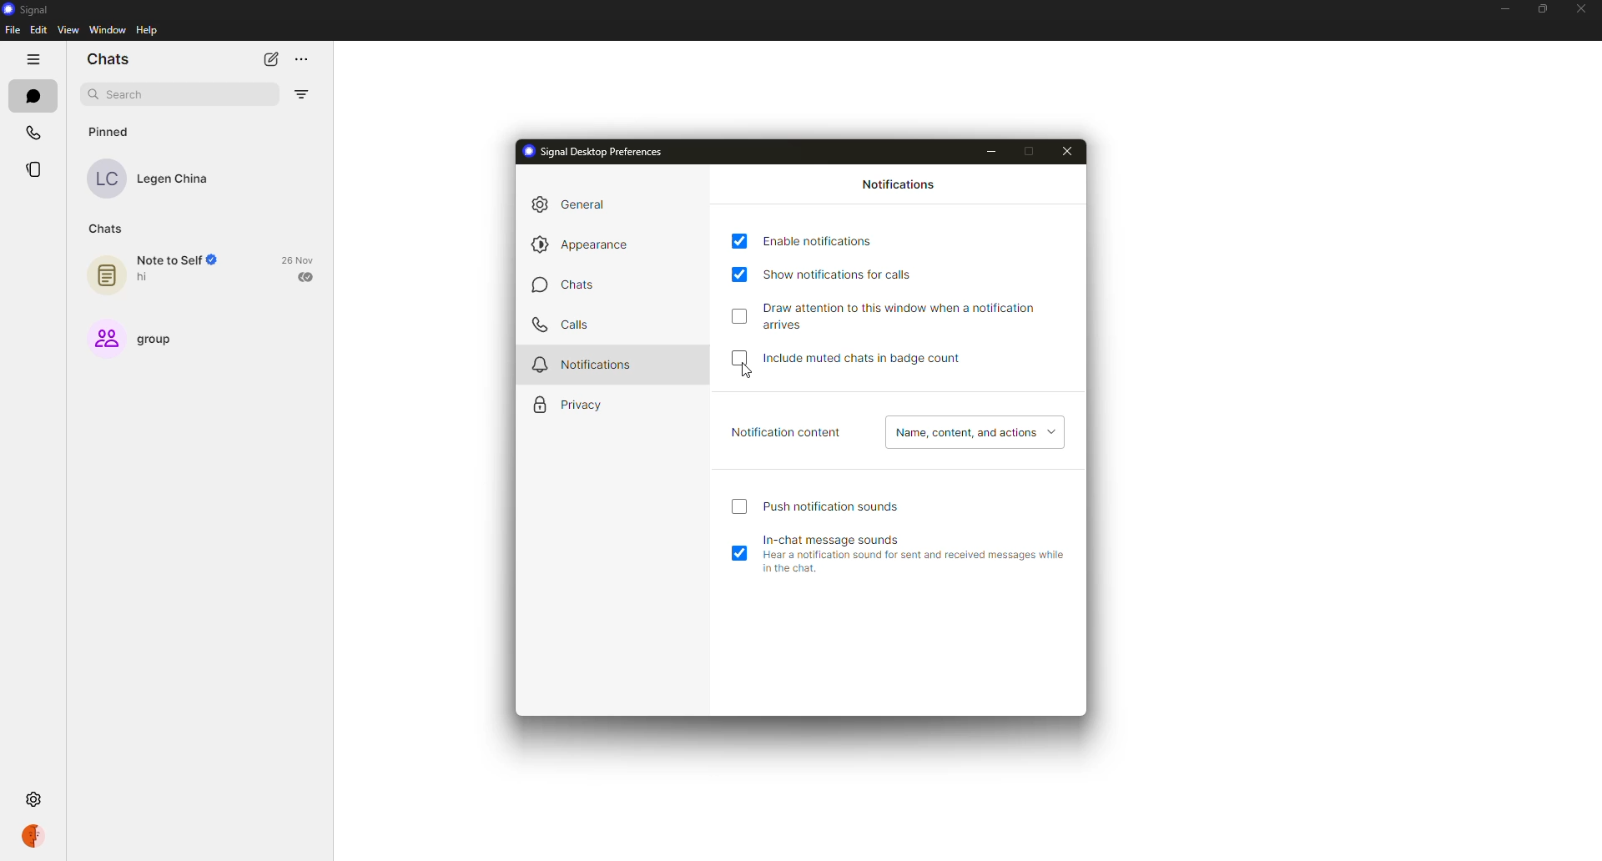 The image size is (1602, 861). Describe the element at coordinates (918, 562) in the screenshot. I see `Hear a notification sound for sent and received messages while
in the chat.` at that location.